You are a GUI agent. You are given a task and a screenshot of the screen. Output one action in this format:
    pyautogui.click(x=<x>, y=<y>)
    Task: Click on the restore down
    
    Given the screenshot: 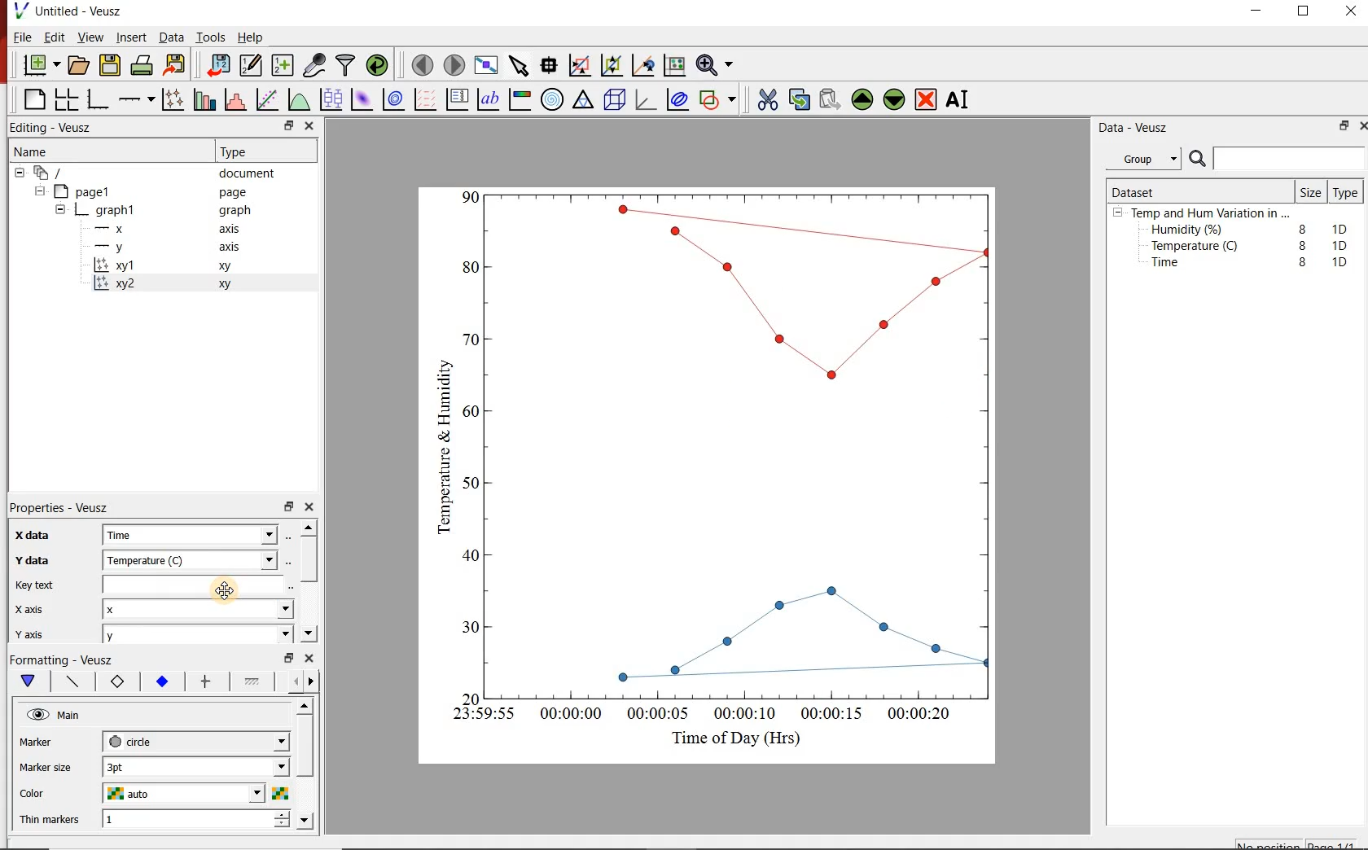 What is the action you would take?
    pyautogui.click(x=278, y=125)
    